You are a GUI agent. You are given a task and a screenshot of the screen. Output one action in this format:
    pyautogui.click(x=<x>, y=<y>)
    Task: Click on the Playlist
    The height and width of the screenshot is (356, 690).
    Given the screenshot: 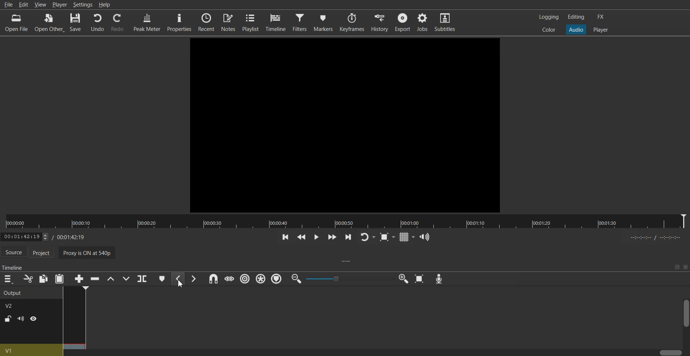 What is the action you would take?
    pyautogui.click(x=251, y=22)
    